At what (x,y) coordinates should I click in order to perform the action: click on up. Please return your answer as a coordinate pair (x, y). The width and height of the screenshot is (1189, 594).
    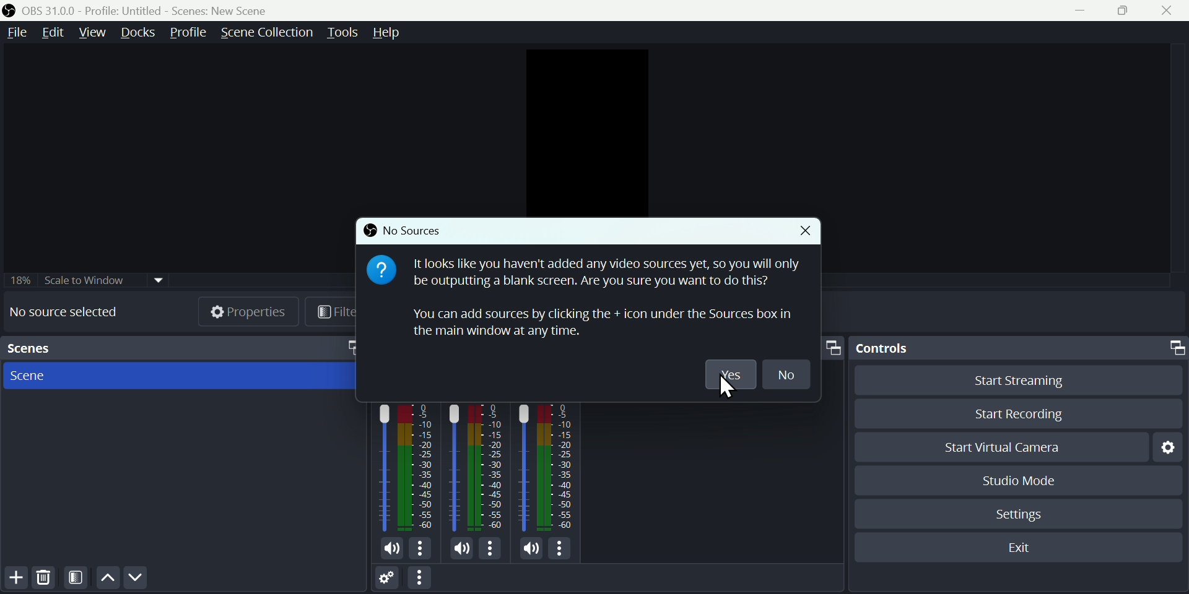
    Looking at the image, I should click on (107, 578).